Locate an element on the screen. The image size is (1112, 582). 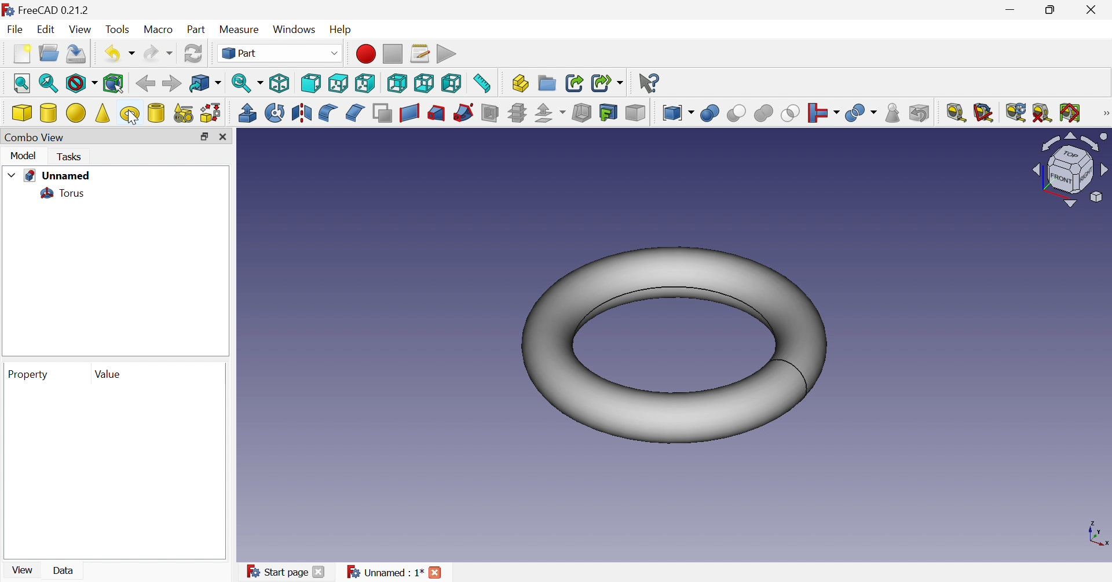
Macro is located at coordinates (157, 29).